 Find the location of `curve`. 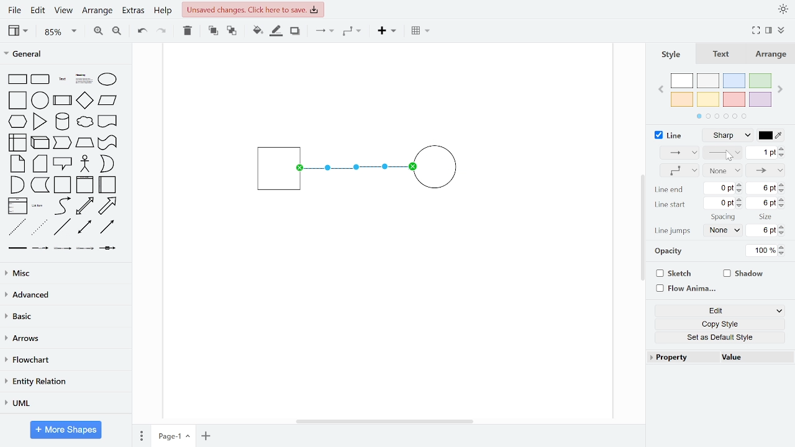

curve is located at coordinates (63, 205).